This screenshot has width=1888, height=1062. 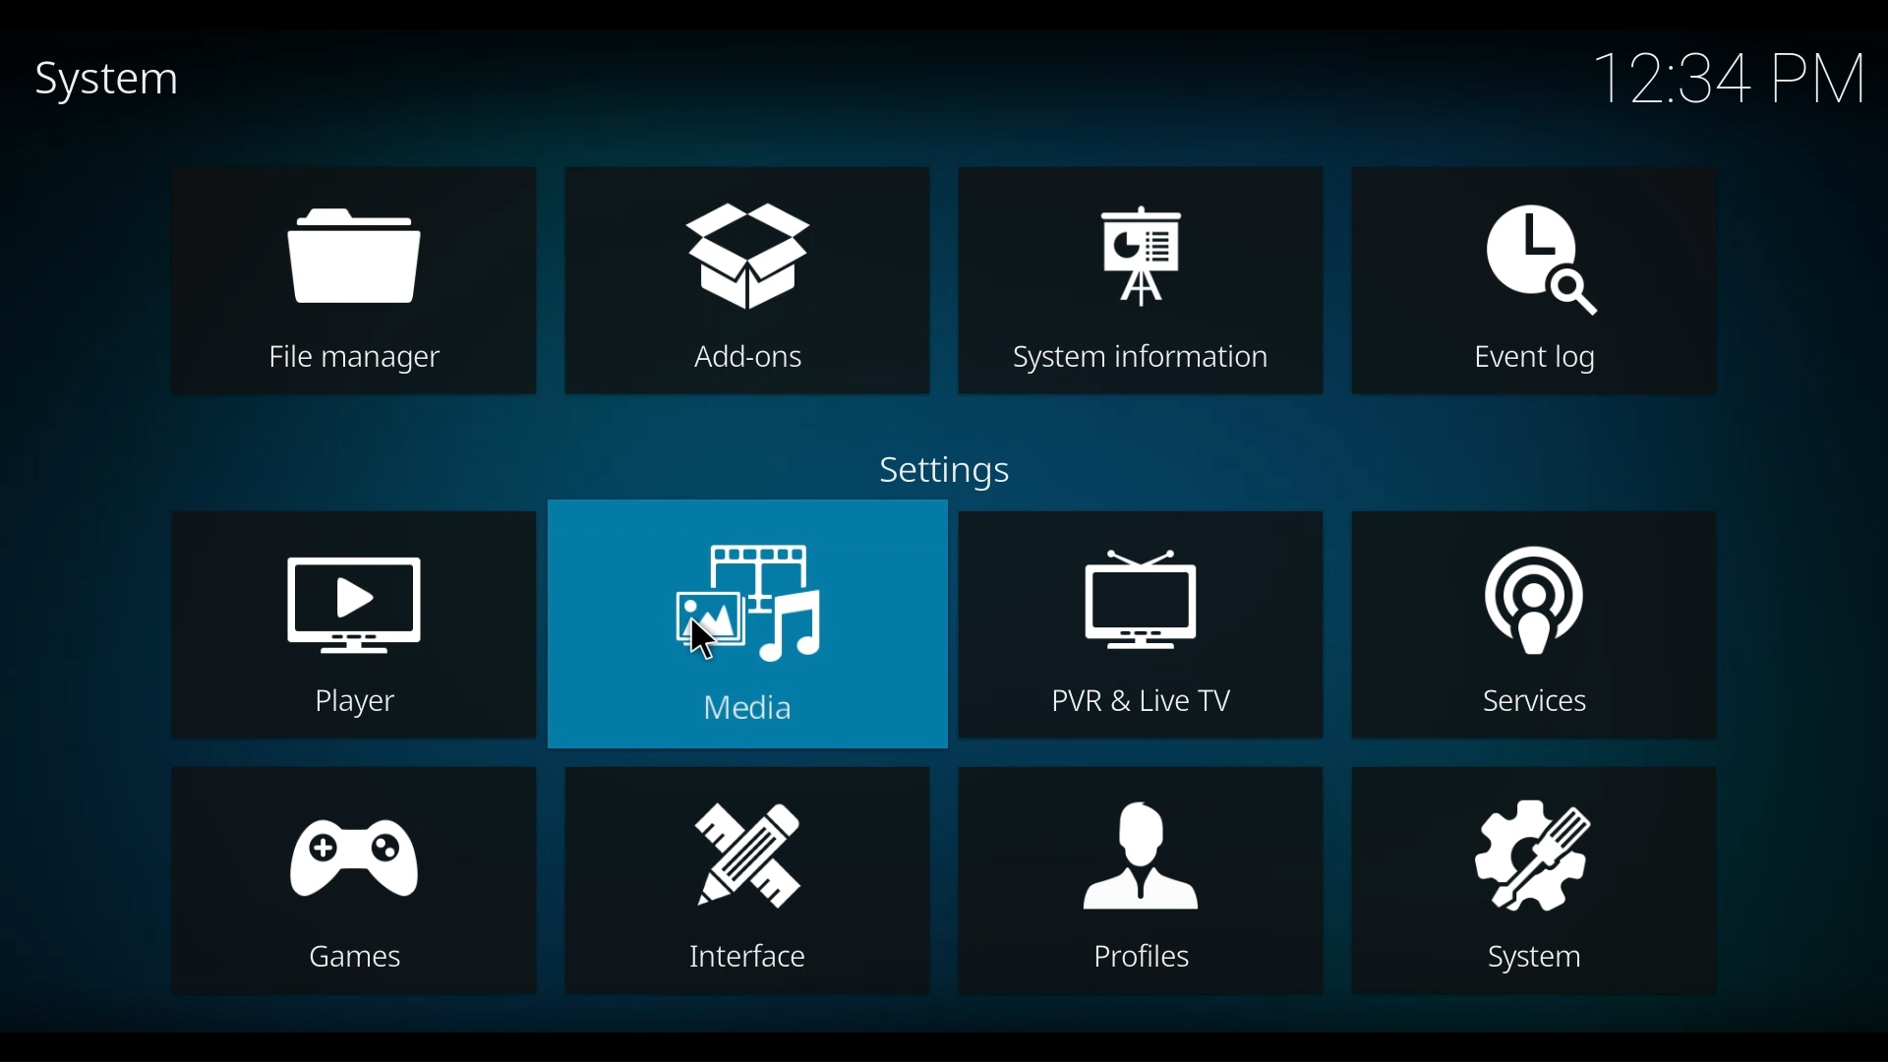 I want to click on Interface, so click(x=744, y=882).